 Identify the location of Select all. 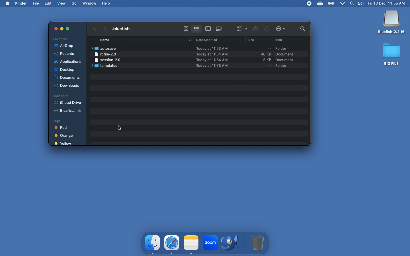
(121, 126).